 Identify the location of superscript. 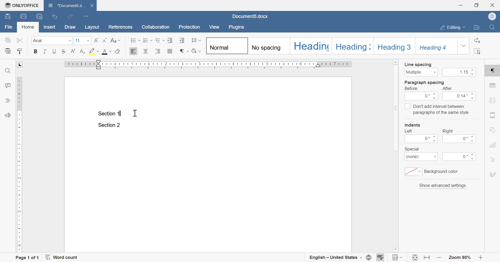
(73, 51).